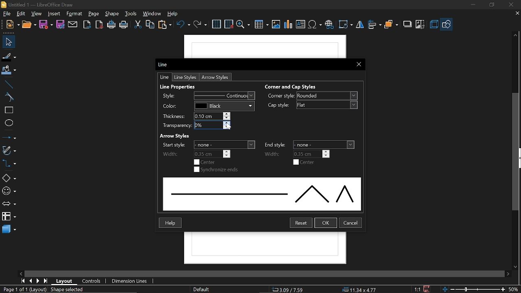 The width and height of the screenshot is (521, 293). Describe the element at coordinates (22, 14) in the screenshot. I see `edit` at that location.